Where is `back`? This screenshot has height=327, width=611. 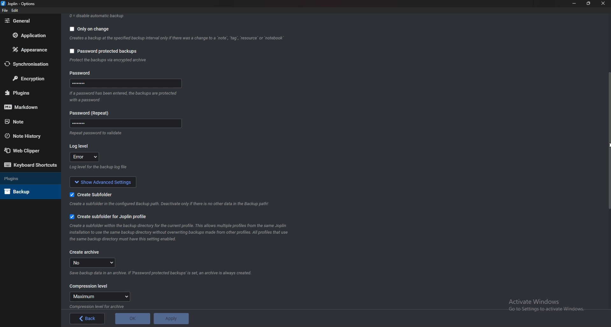 back is located at coordinates (87, 319).